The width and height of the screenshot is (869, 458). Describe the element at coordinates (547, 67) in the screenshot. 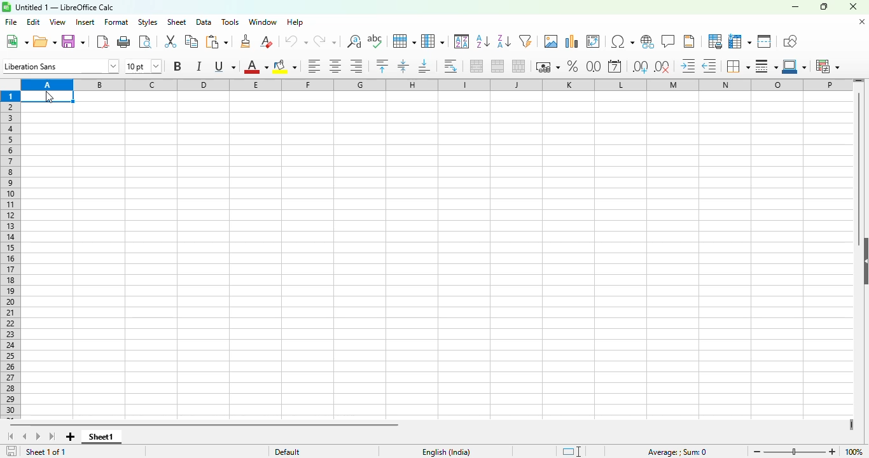

I see `format as currency` at that location.